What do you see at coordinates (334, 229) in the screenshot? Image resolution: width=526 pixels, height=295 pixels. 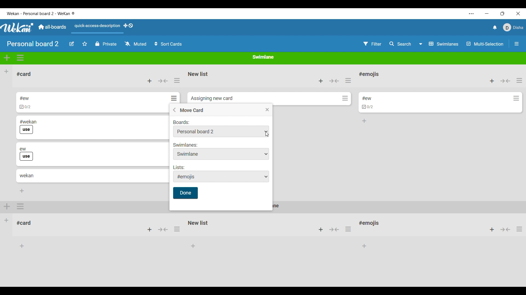 I see `button` at bounding box center [334, 229].